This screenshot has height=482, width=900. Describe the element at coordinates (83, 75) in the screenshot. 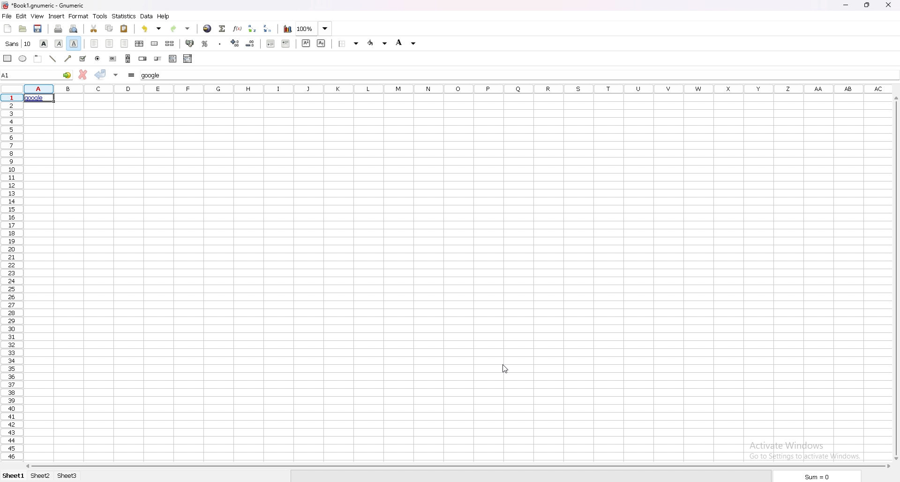

I see `cancel change` at that location.